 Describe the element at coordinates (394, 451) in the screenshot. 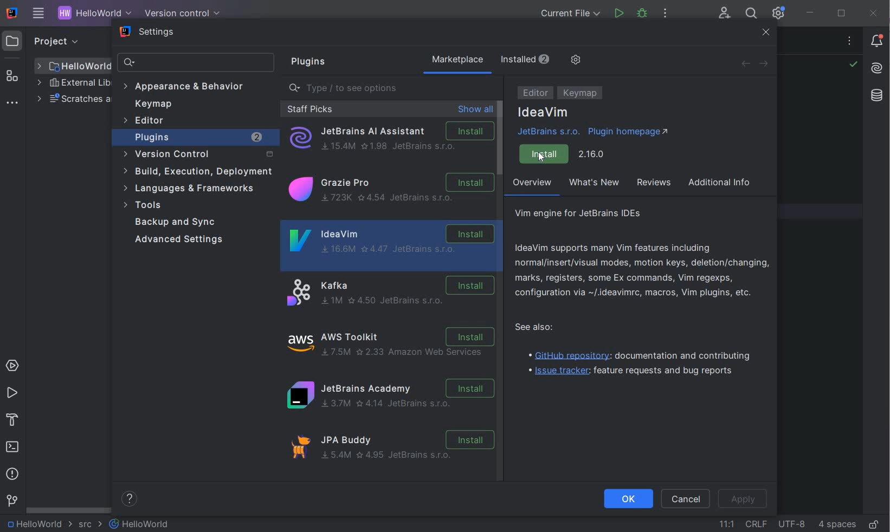

I see `JPA BUDDY Installation` at that location.